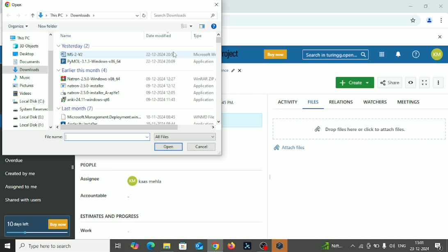 The width and height of the screenshot is (448, 252). Describe the element at coordinates (15, 160) in the screenshot. I see `Overdue` at that location.